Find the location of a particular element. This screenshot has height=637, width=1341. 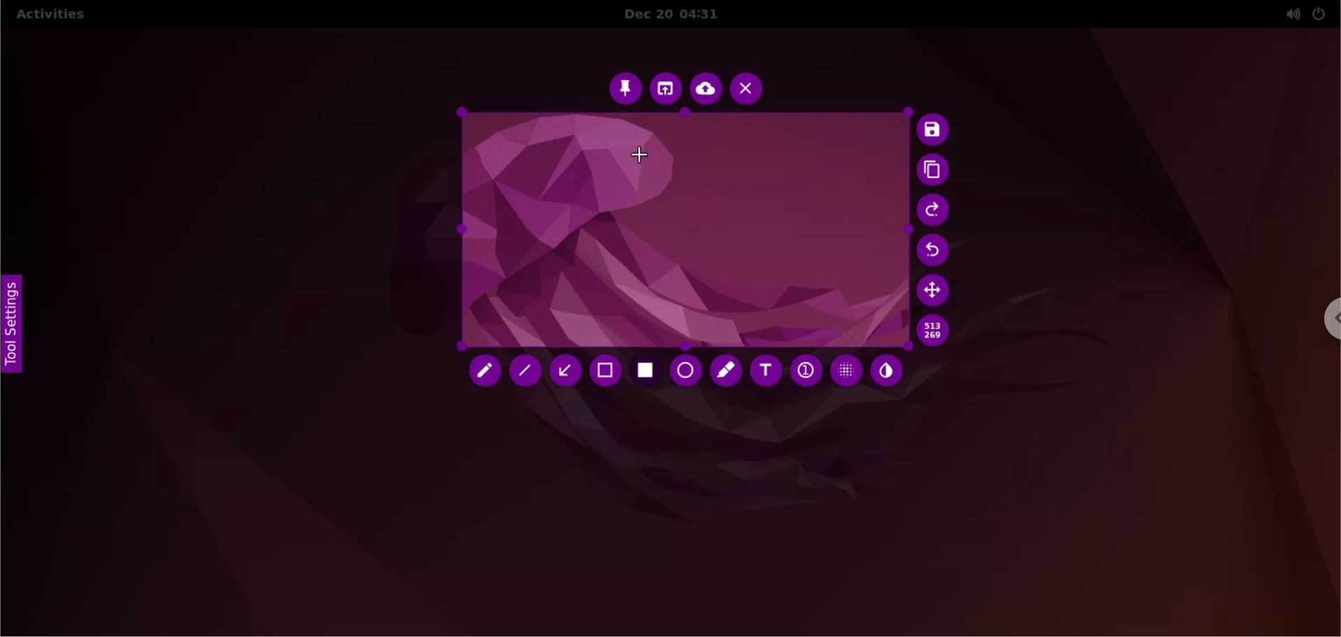

power setting options is located at coordinates (1324, 13).